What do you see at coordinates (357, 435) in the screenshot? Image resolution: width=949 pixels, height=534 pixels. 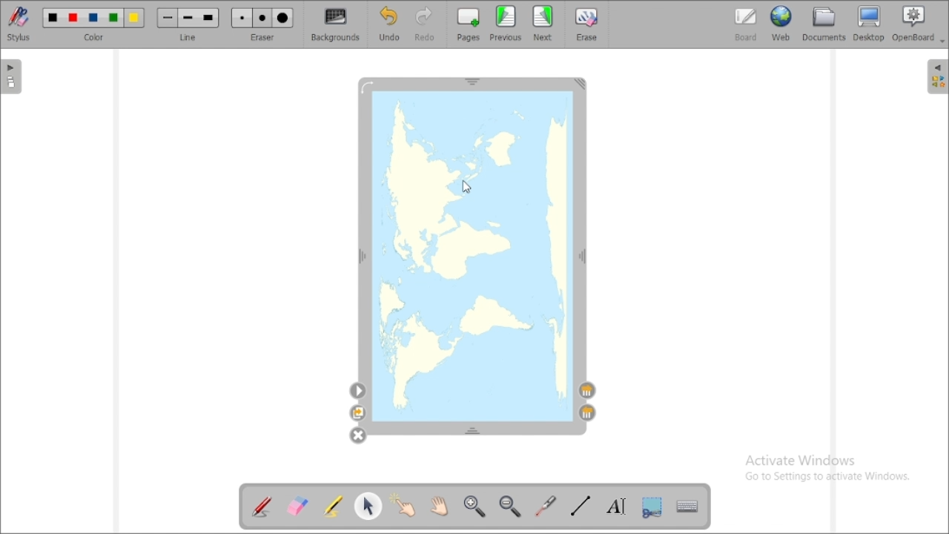 I see `delete` at bounding box center [357, 435].